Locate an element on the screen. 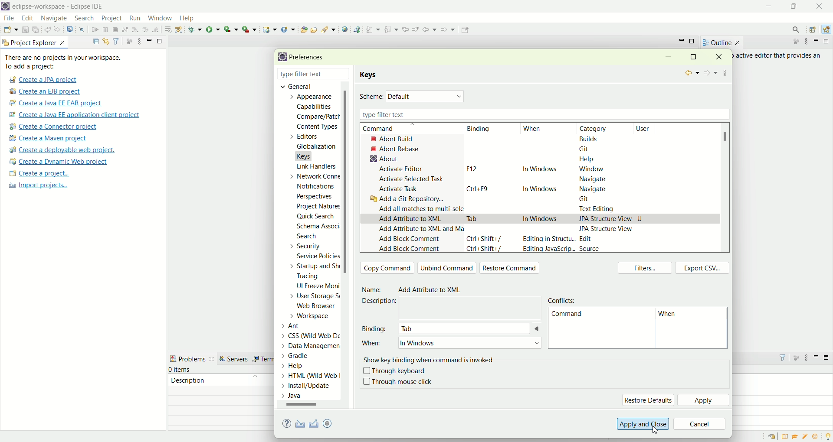  inding is located at coordinates (479, 129).